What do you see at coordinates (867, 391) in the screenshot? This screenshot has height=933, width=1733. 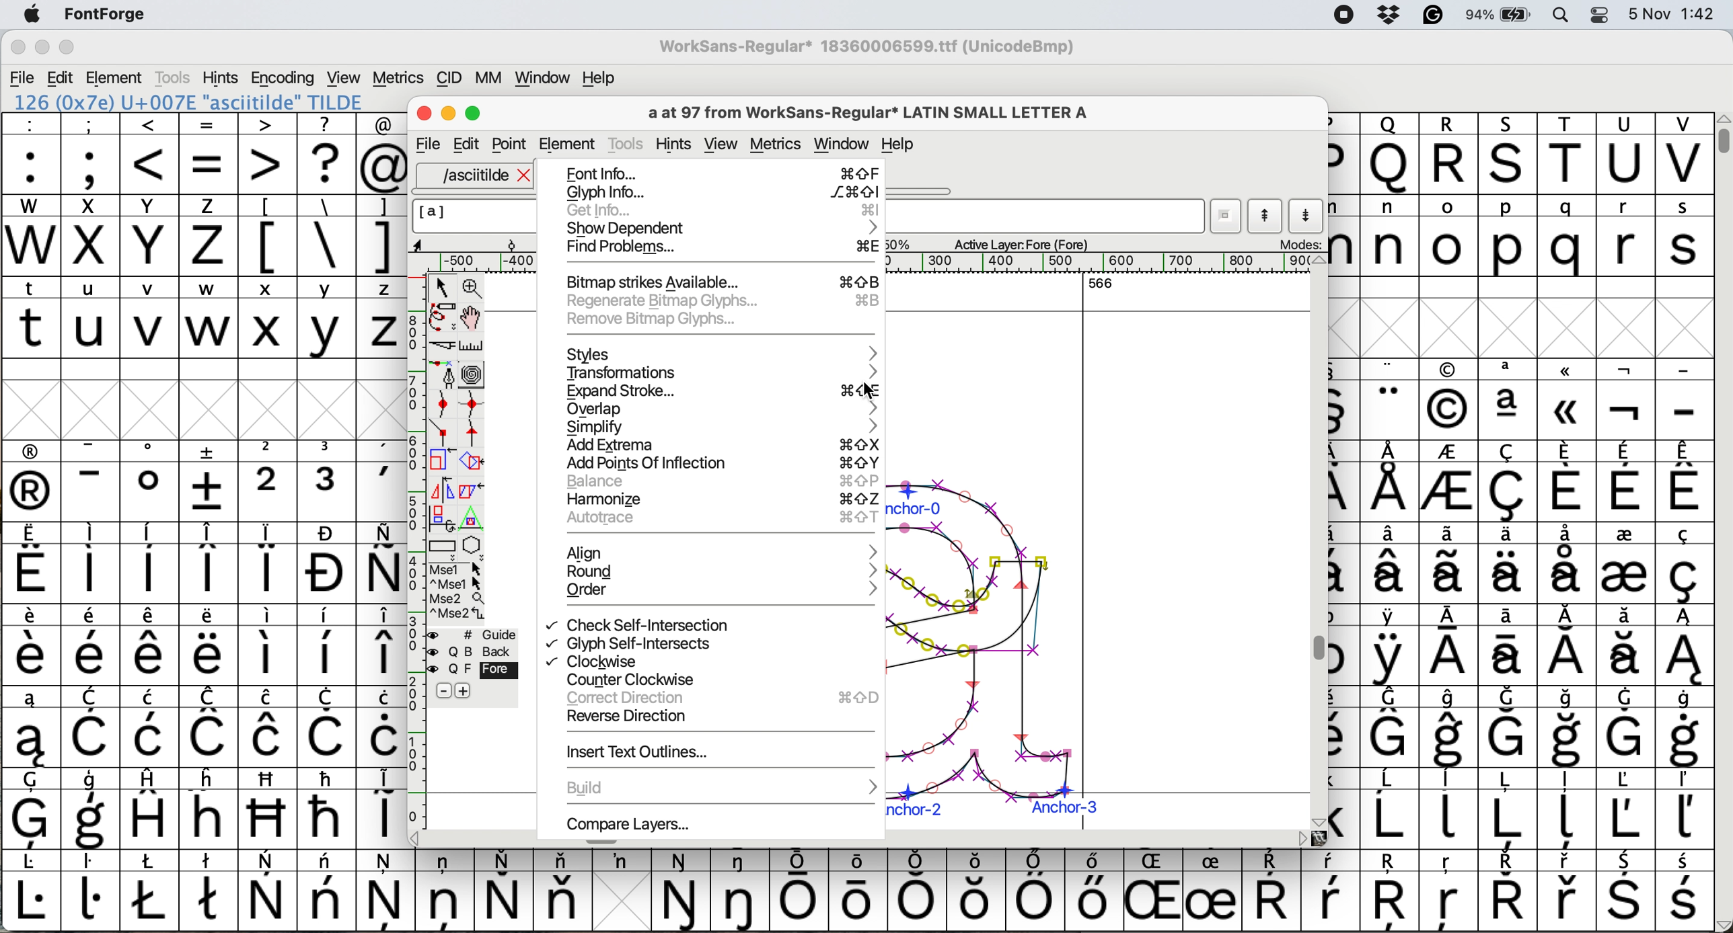 I see `cursor` at bounding box center [867, 391].